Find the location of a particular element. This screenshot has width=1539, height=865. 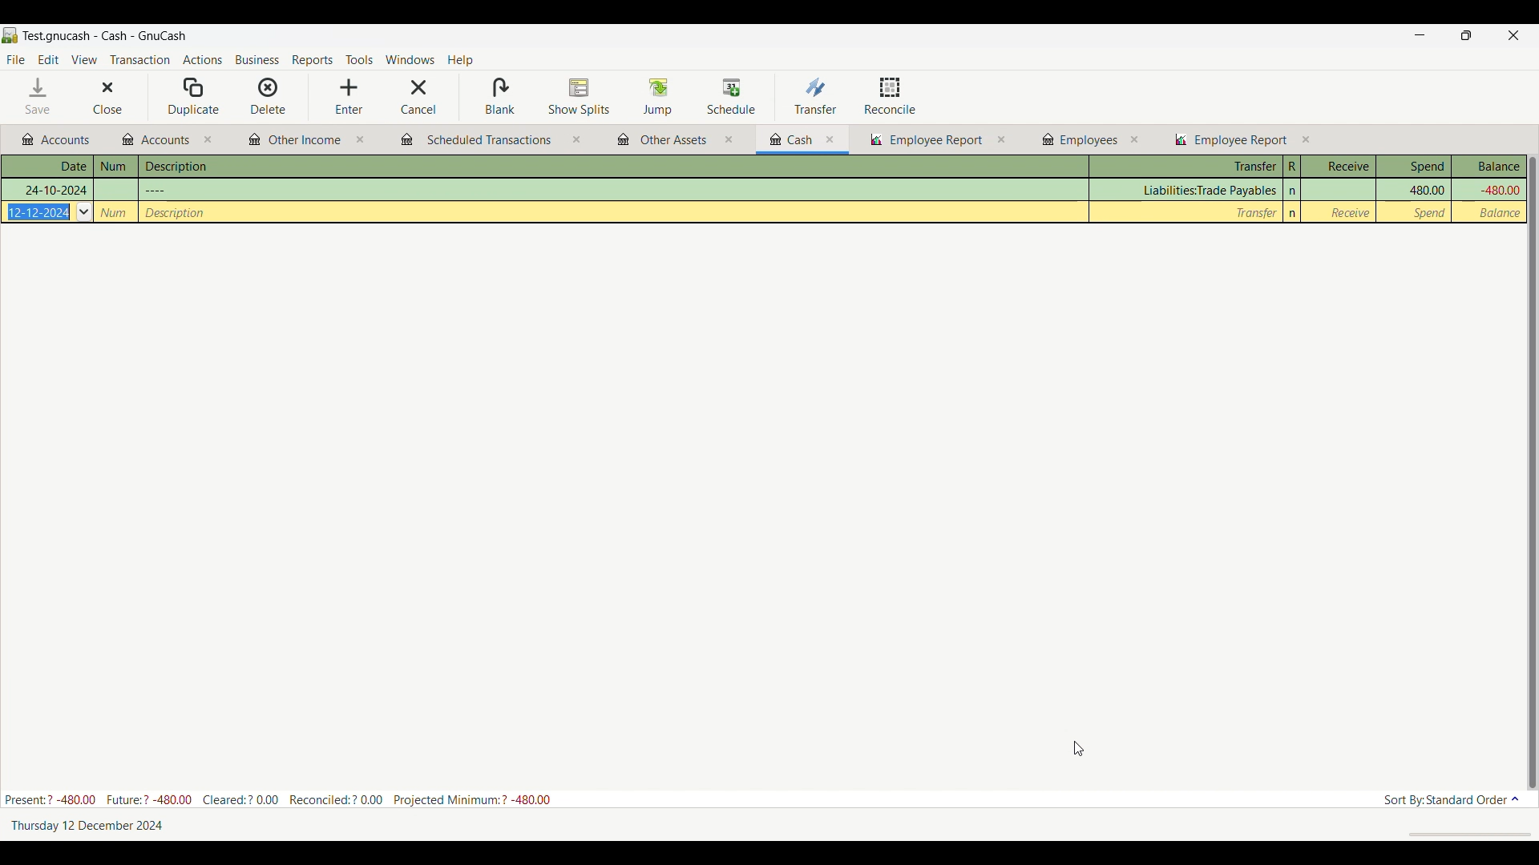

close is located at coordinates (830, 139).